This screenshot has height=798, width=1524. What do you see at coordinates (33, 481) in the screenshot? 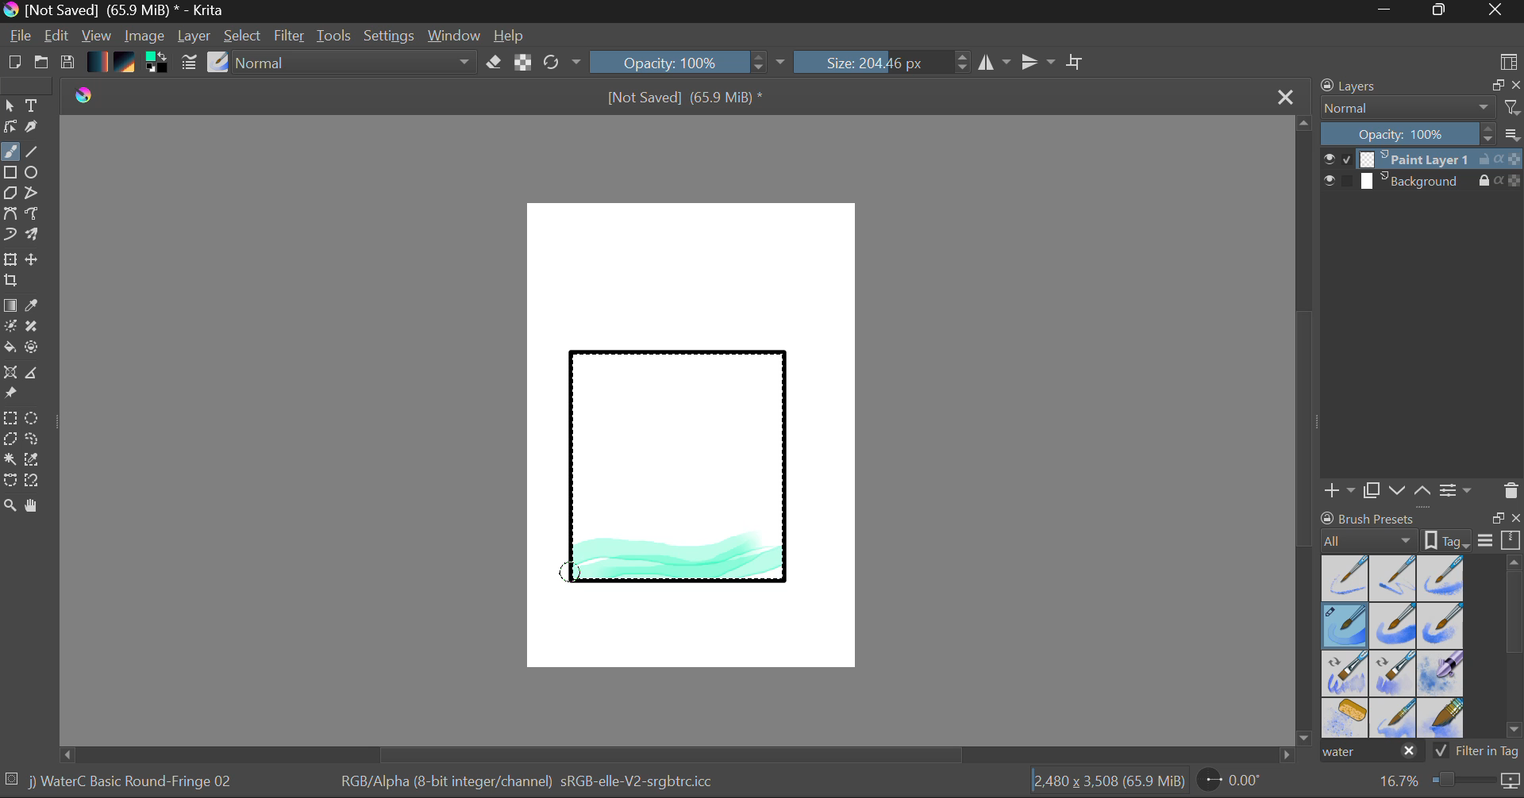
I see `Magnetic Selection Tool` at bounding box center [33, 481].